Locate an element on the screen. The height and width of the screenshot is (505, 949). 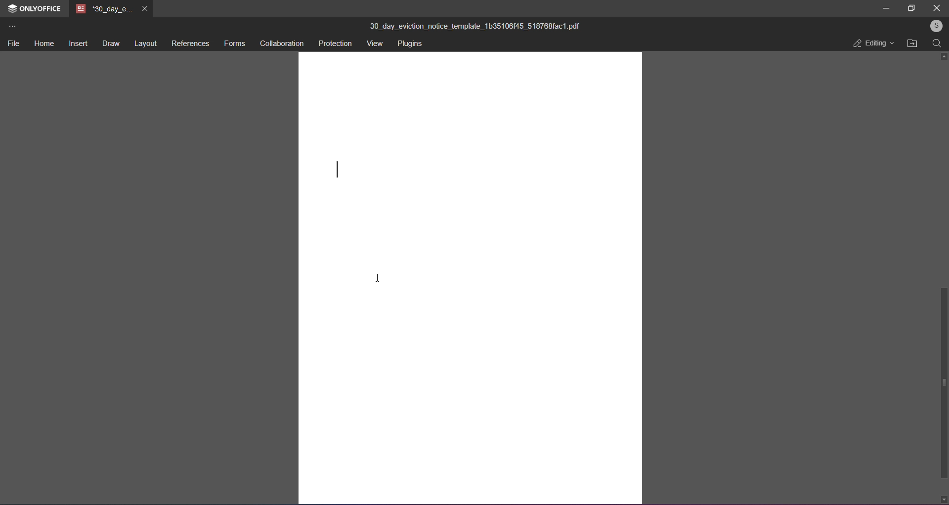
collaboration is located at coordinates (283, 44).